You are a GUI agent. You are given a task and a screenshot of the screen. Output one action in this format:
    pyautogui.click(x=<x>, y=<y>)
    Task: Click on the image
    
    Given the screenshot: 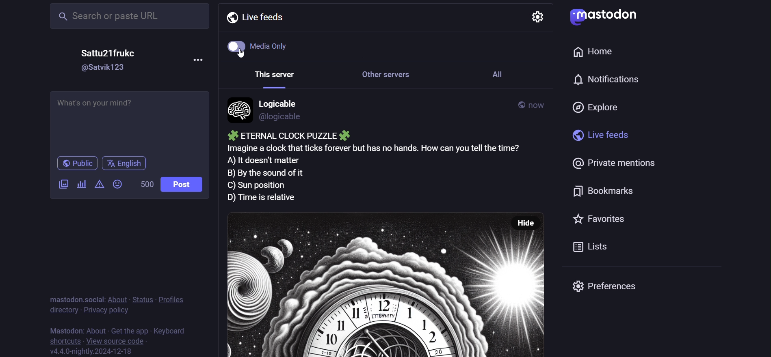 What is the action you would take?
    pyautogui.click(x=367, y=282)
    